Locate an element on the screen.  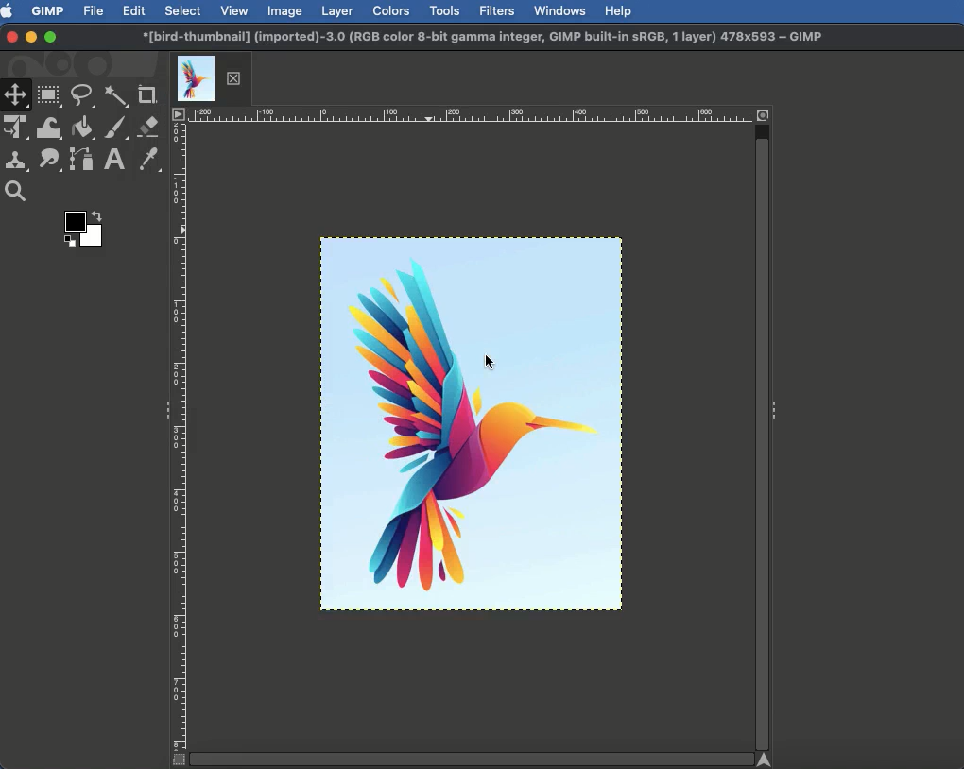
Scroll is located at coordinates (764, 434).